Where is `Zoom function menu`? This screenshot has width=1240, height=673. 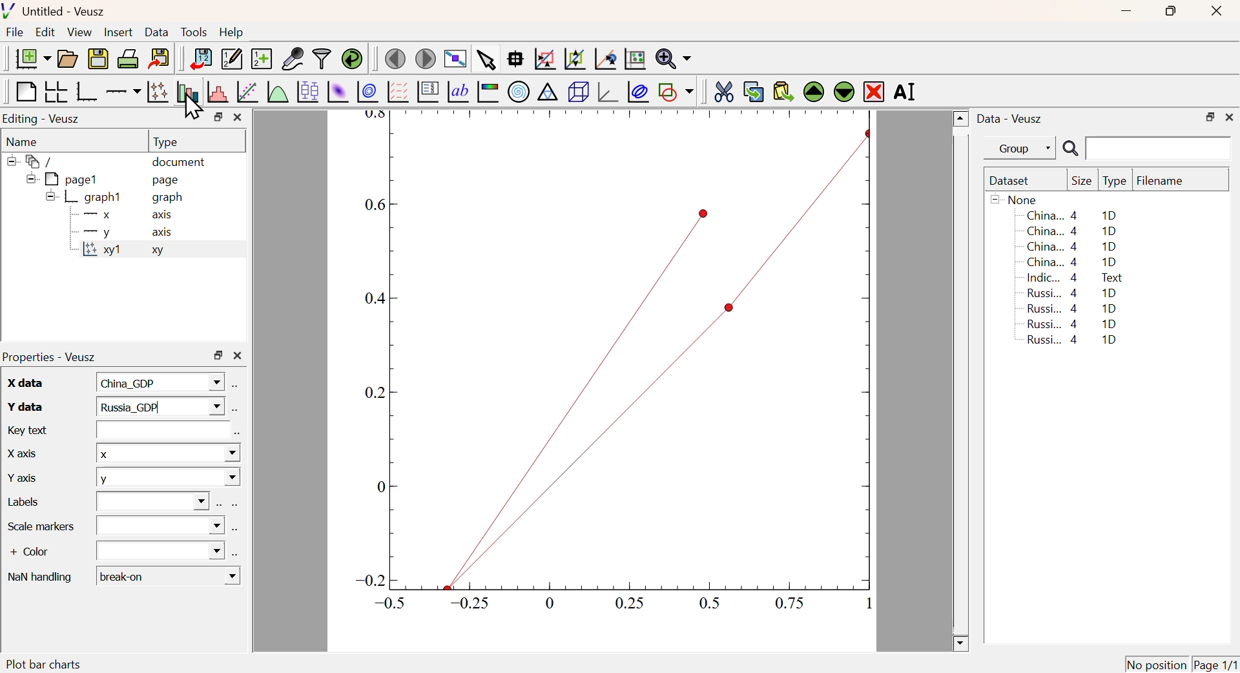
Zoom function menu is located at coordinates (674, 57).